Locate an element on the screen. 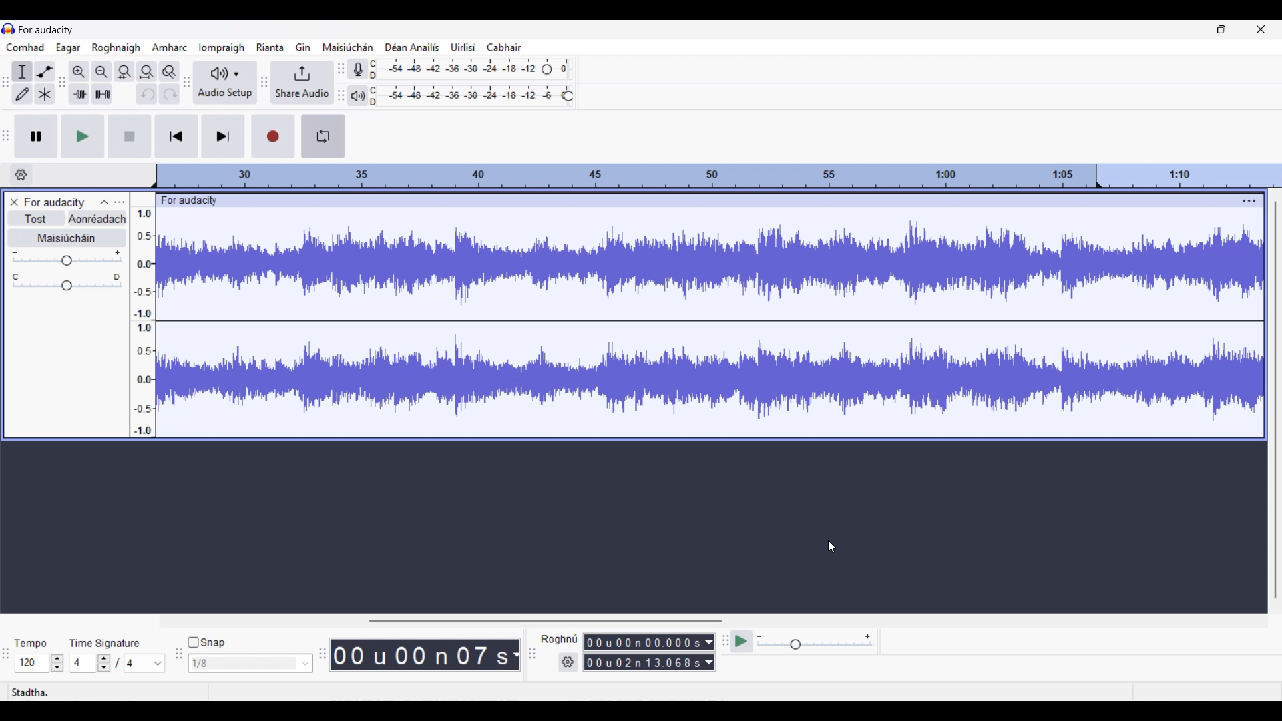 The height and width of the screenshot is (721, 1282). Current ptoject is located at coordinates (55, 203).